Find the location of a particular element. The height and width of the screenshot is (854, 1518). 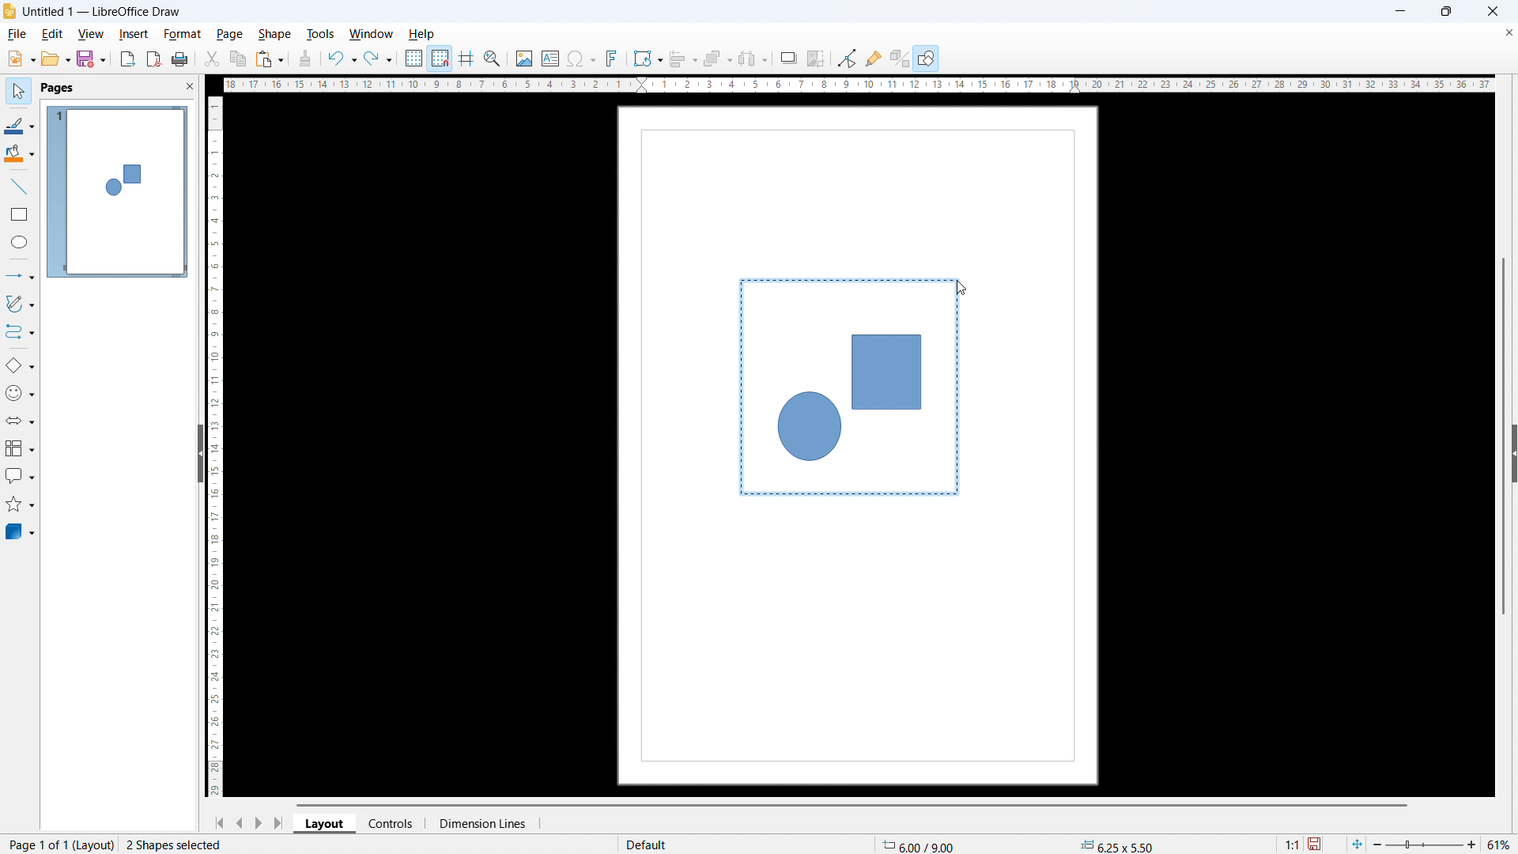

transformation is located at coordinates (647, 59).